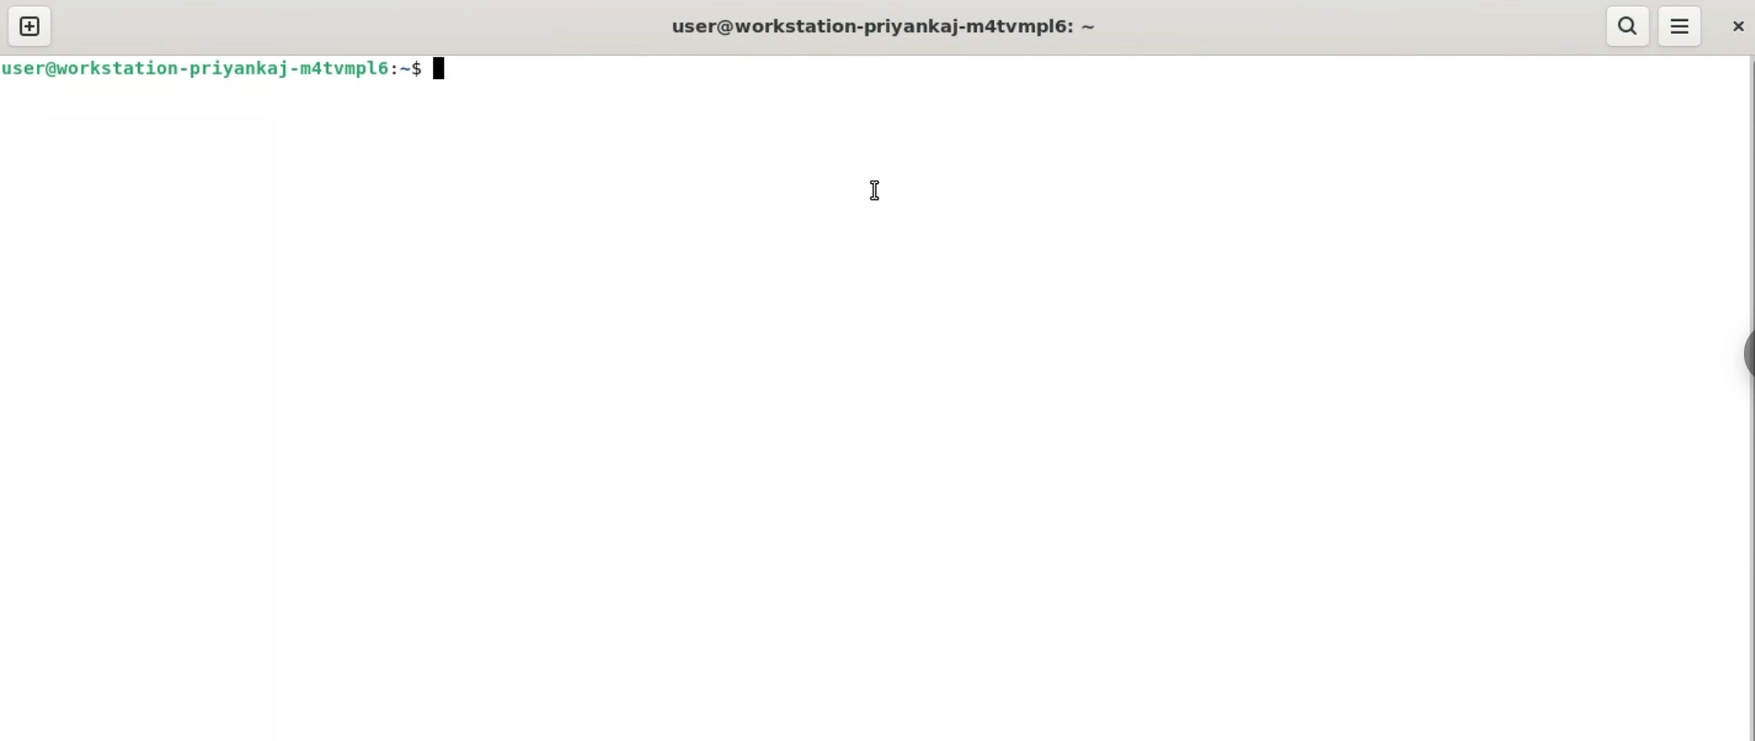  I want to click on cursor, so click(879, 188).